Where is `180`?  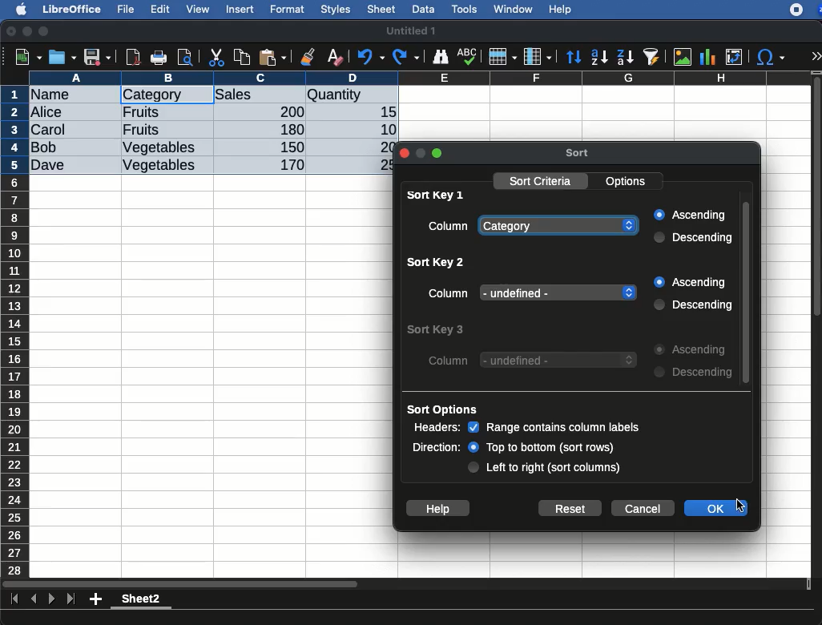
180 is located at coordinates (286, 130).